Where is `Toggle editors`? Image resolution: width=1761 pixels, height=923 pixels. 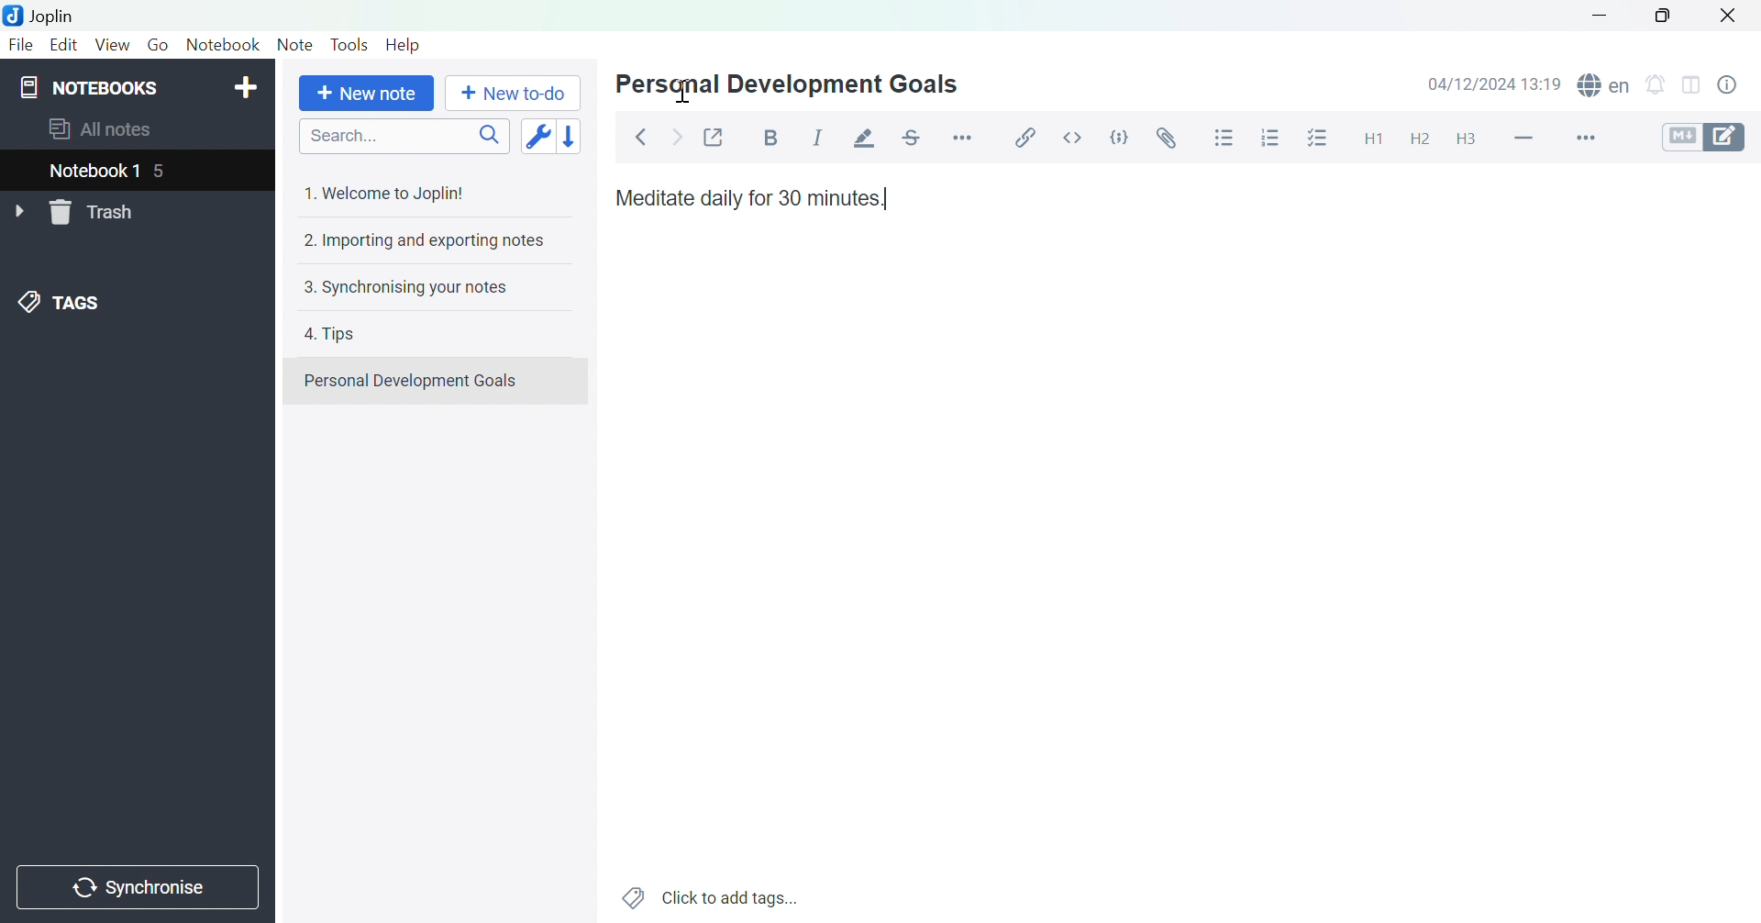 Toggle editors is located at coordinates (1705, 139).